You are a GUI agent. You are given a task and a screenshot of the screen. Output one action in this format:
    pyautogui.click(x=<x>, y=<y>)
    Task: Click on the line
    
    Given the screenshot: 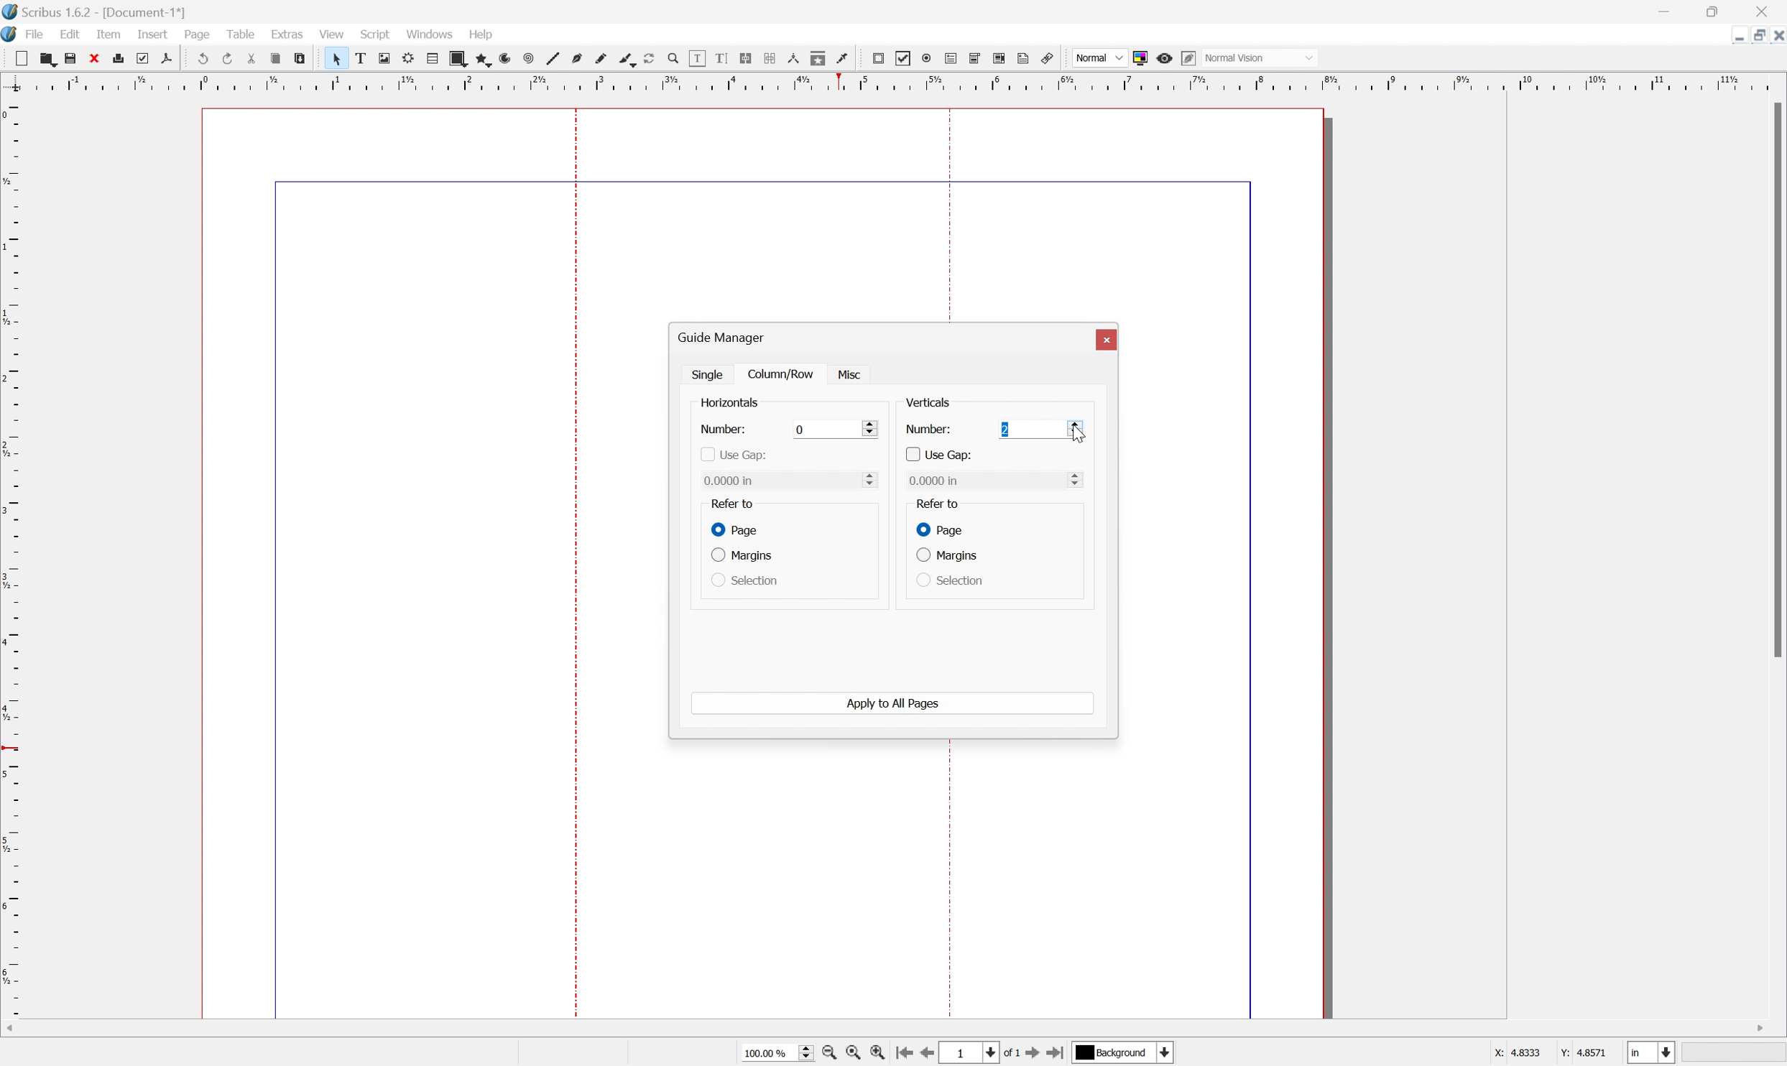 What is the action you would take?
    pyautogui.click(x=553, y=58)
    